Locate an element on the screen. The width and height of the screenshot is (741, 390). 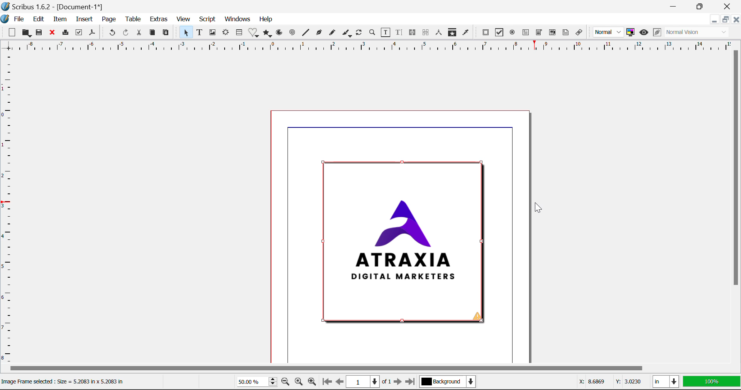
Y: 3.0230 is located at coordinates (628, 382).